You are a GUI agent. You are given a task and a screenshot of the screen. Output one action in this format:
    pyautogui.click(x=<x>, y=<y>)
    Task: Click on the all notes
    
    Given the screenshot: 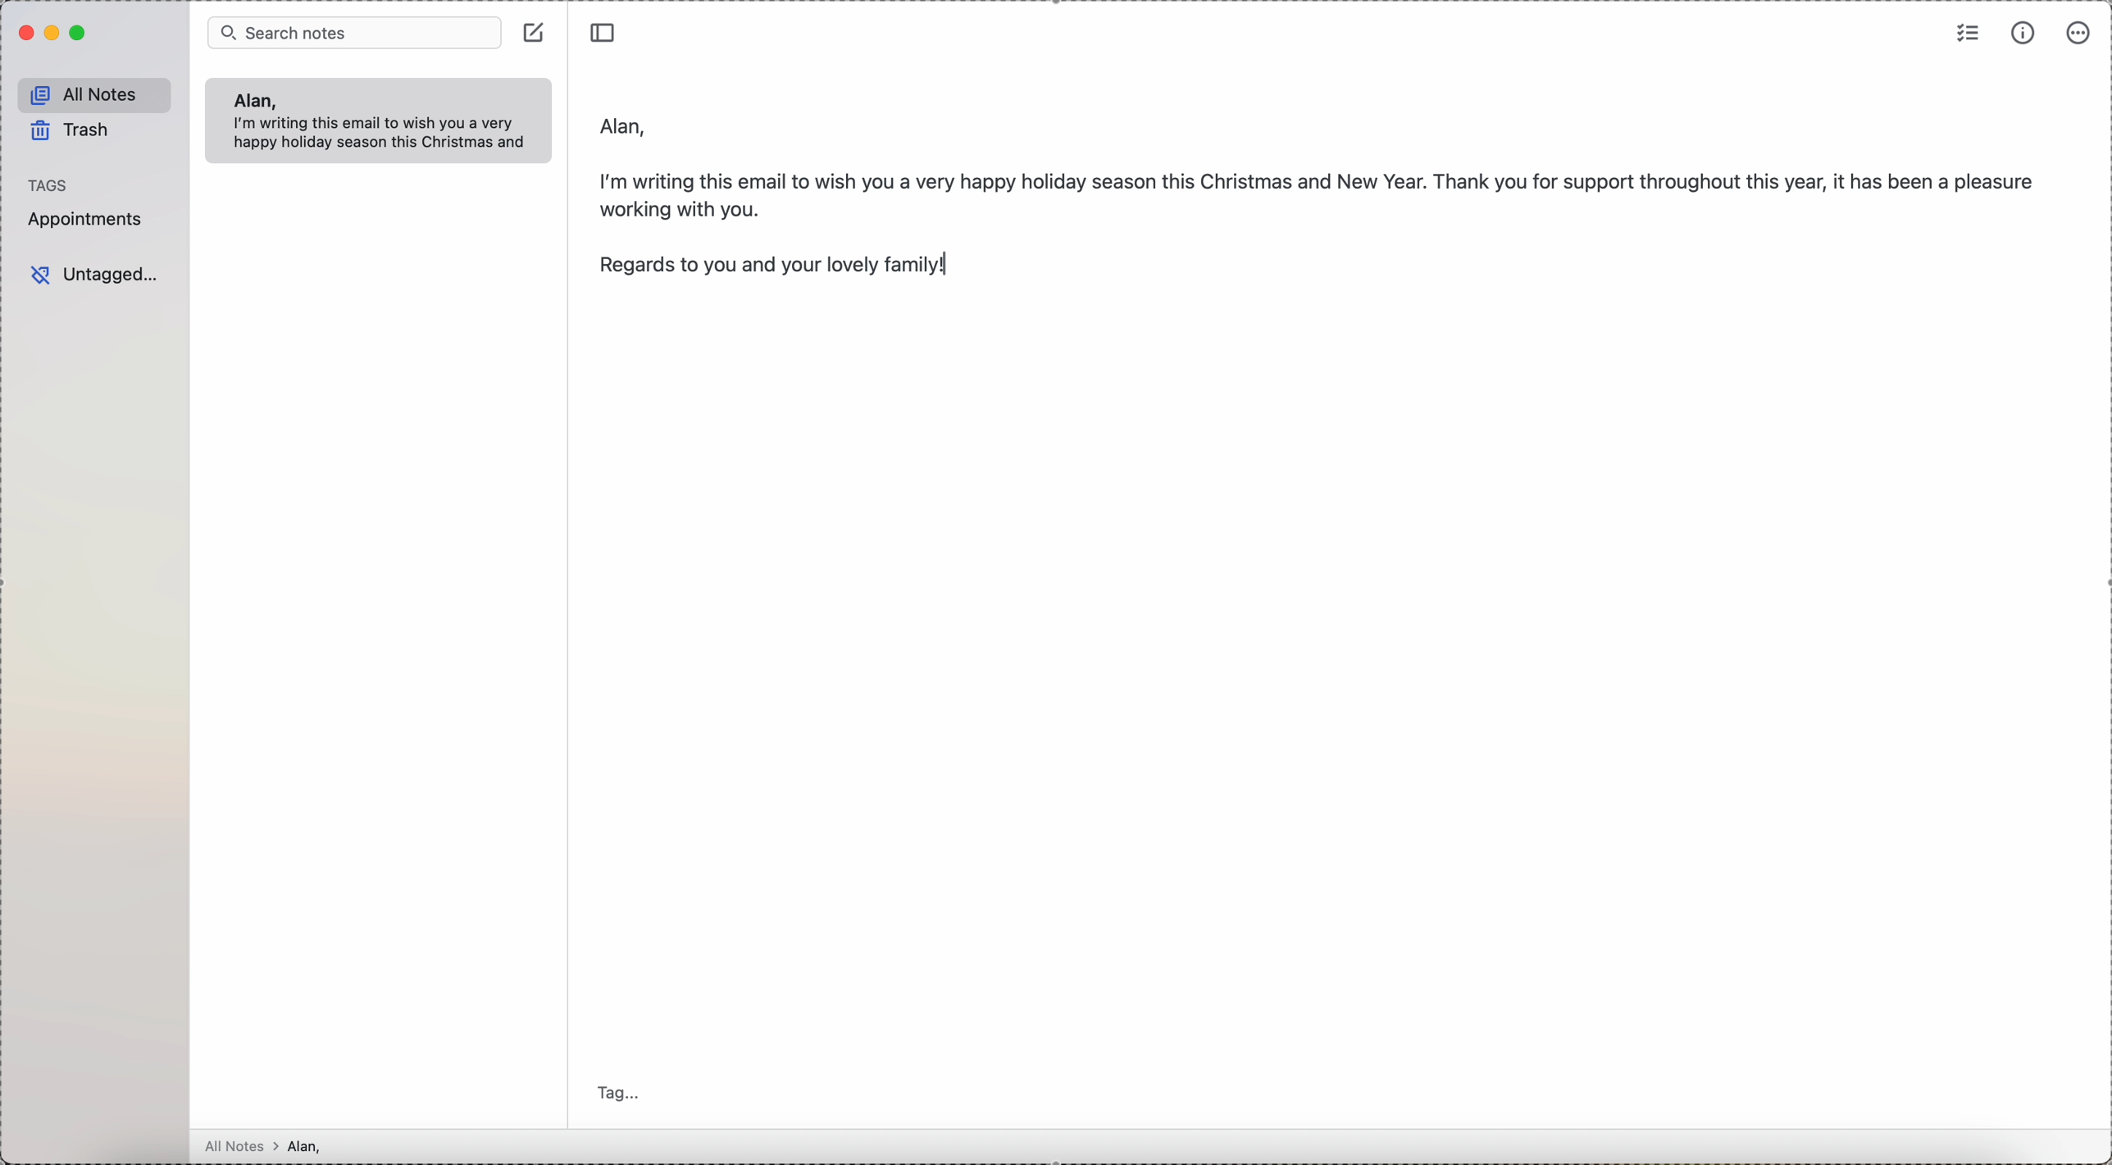 What is the action you would take?
    pyautogui.click(x=95, y=95)
    